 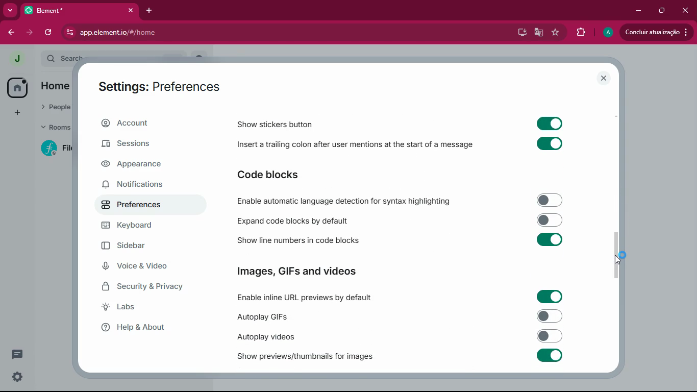 I want to click on Keyboard, so click(x=138, y=226).